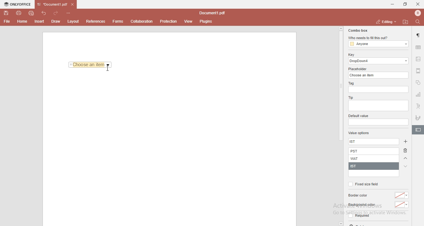 This screenshot has width=424, height=226. I want to click on collaboration, so click(143, 21).